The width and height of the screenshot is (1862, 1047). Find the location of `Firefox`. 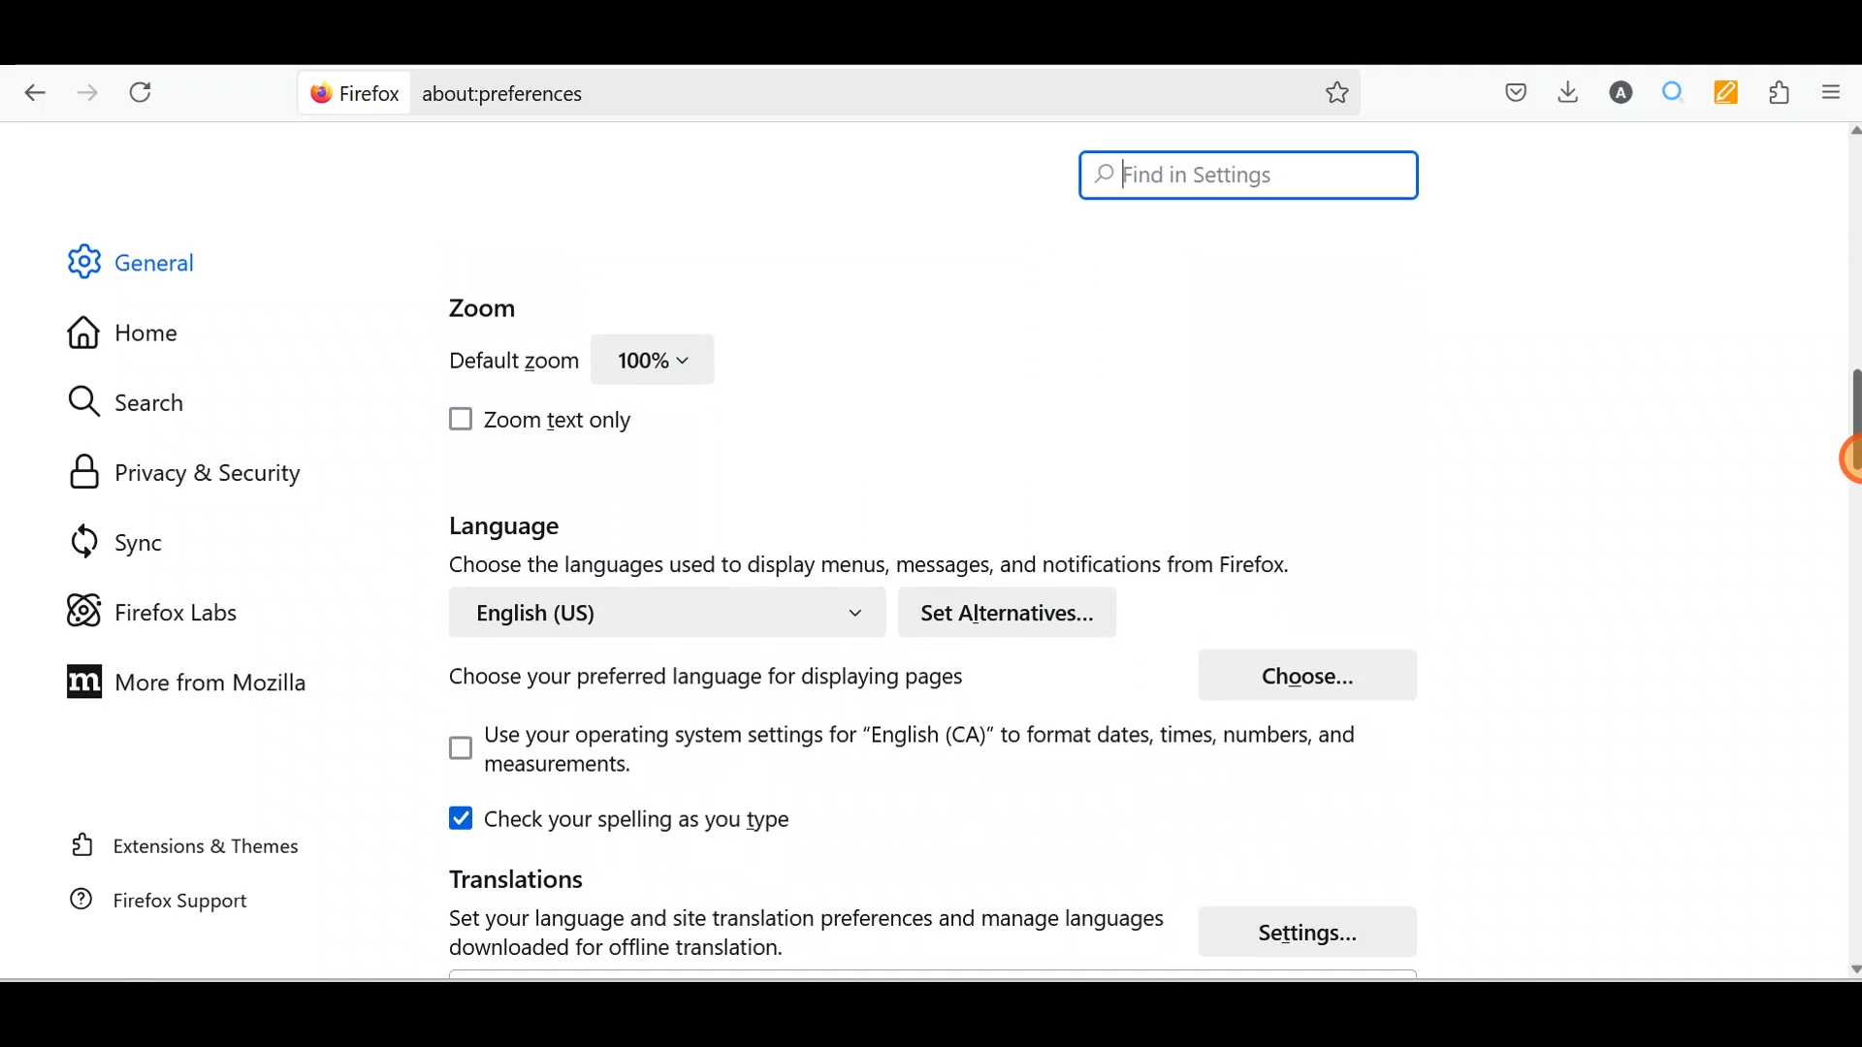

Firefox is located at coordinates (356, 92).